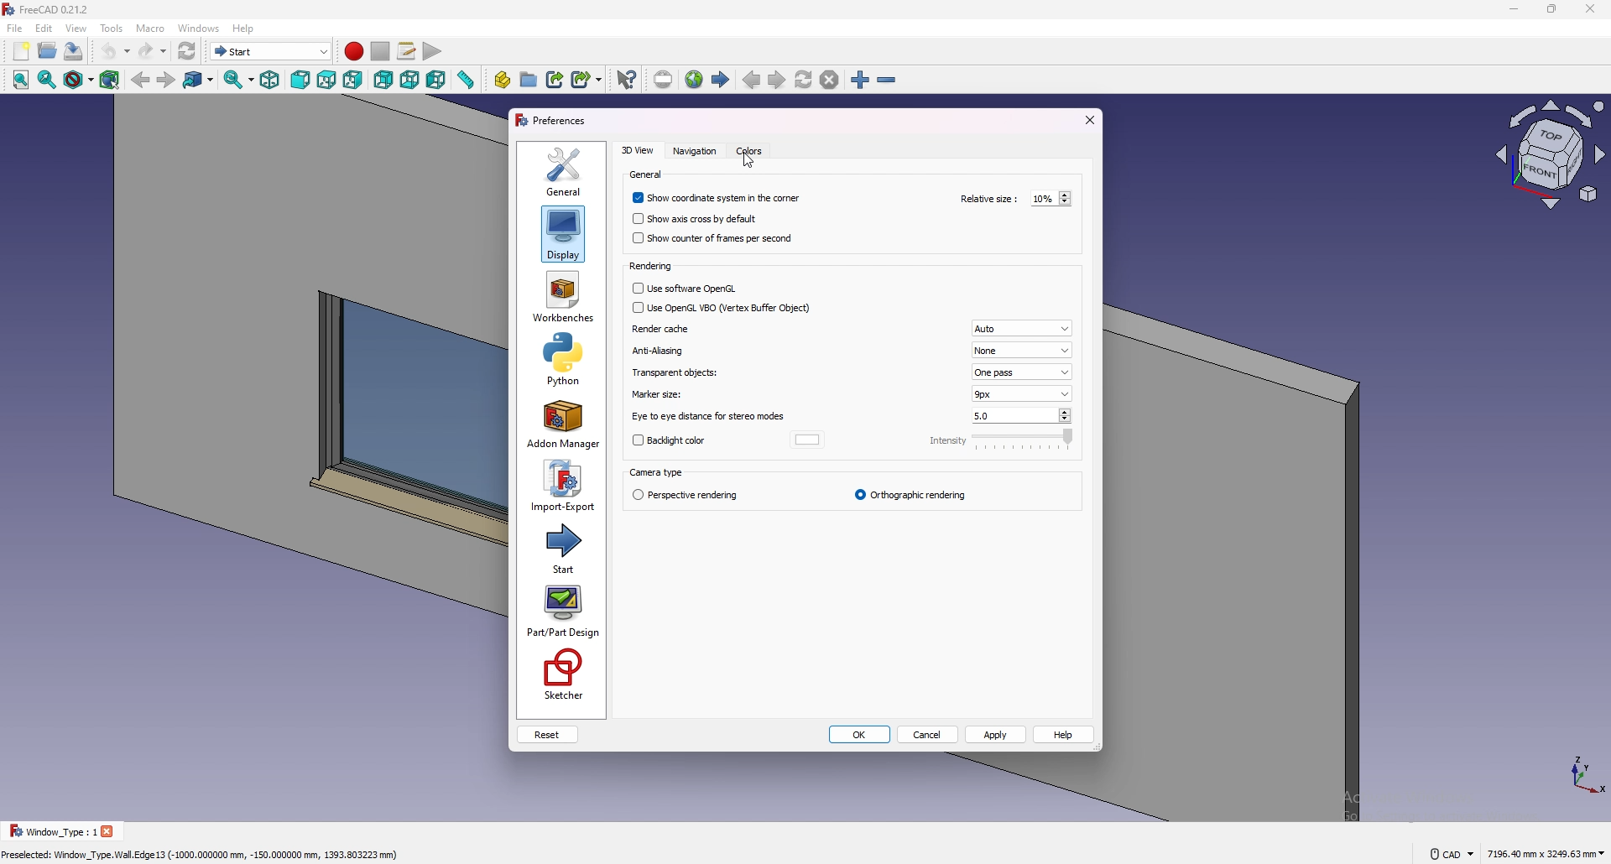  What do you see at coordinates (688, 496) in the screenshot?
I see `perspective rendering` at bounding box center [688, 496].